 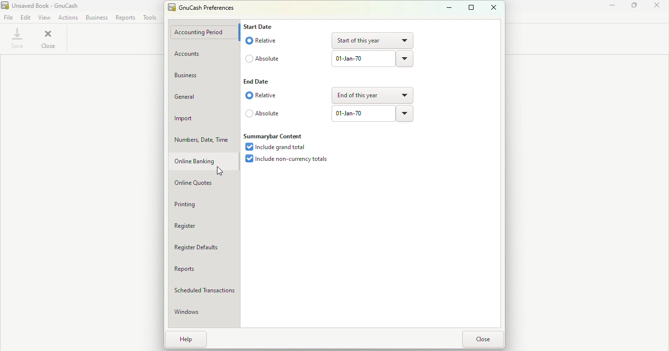 I want to click on End date, so click(x=262, y=81).